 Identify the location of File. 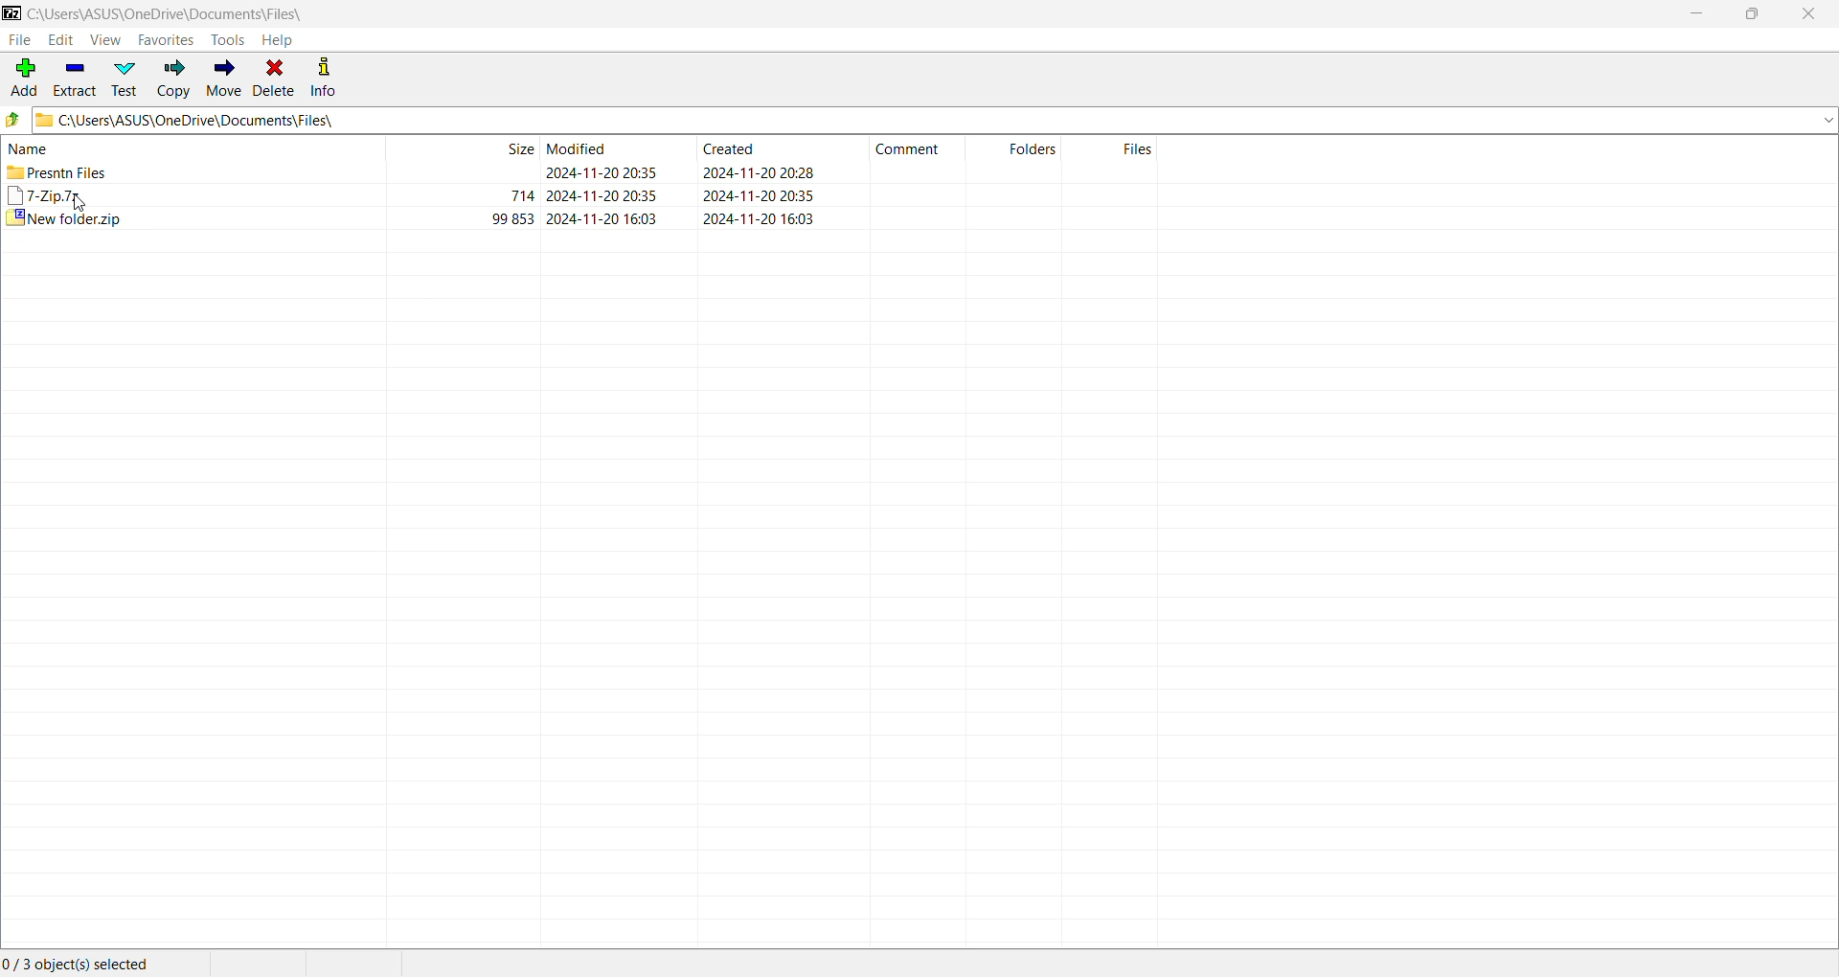
(17, 40).